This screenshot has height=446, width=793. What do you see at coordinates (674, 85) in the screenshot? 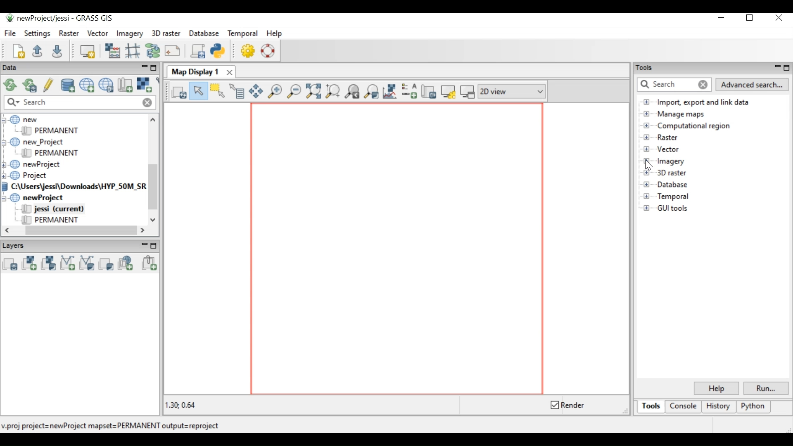
I see `Search tab` at bounding box center [674, 85].